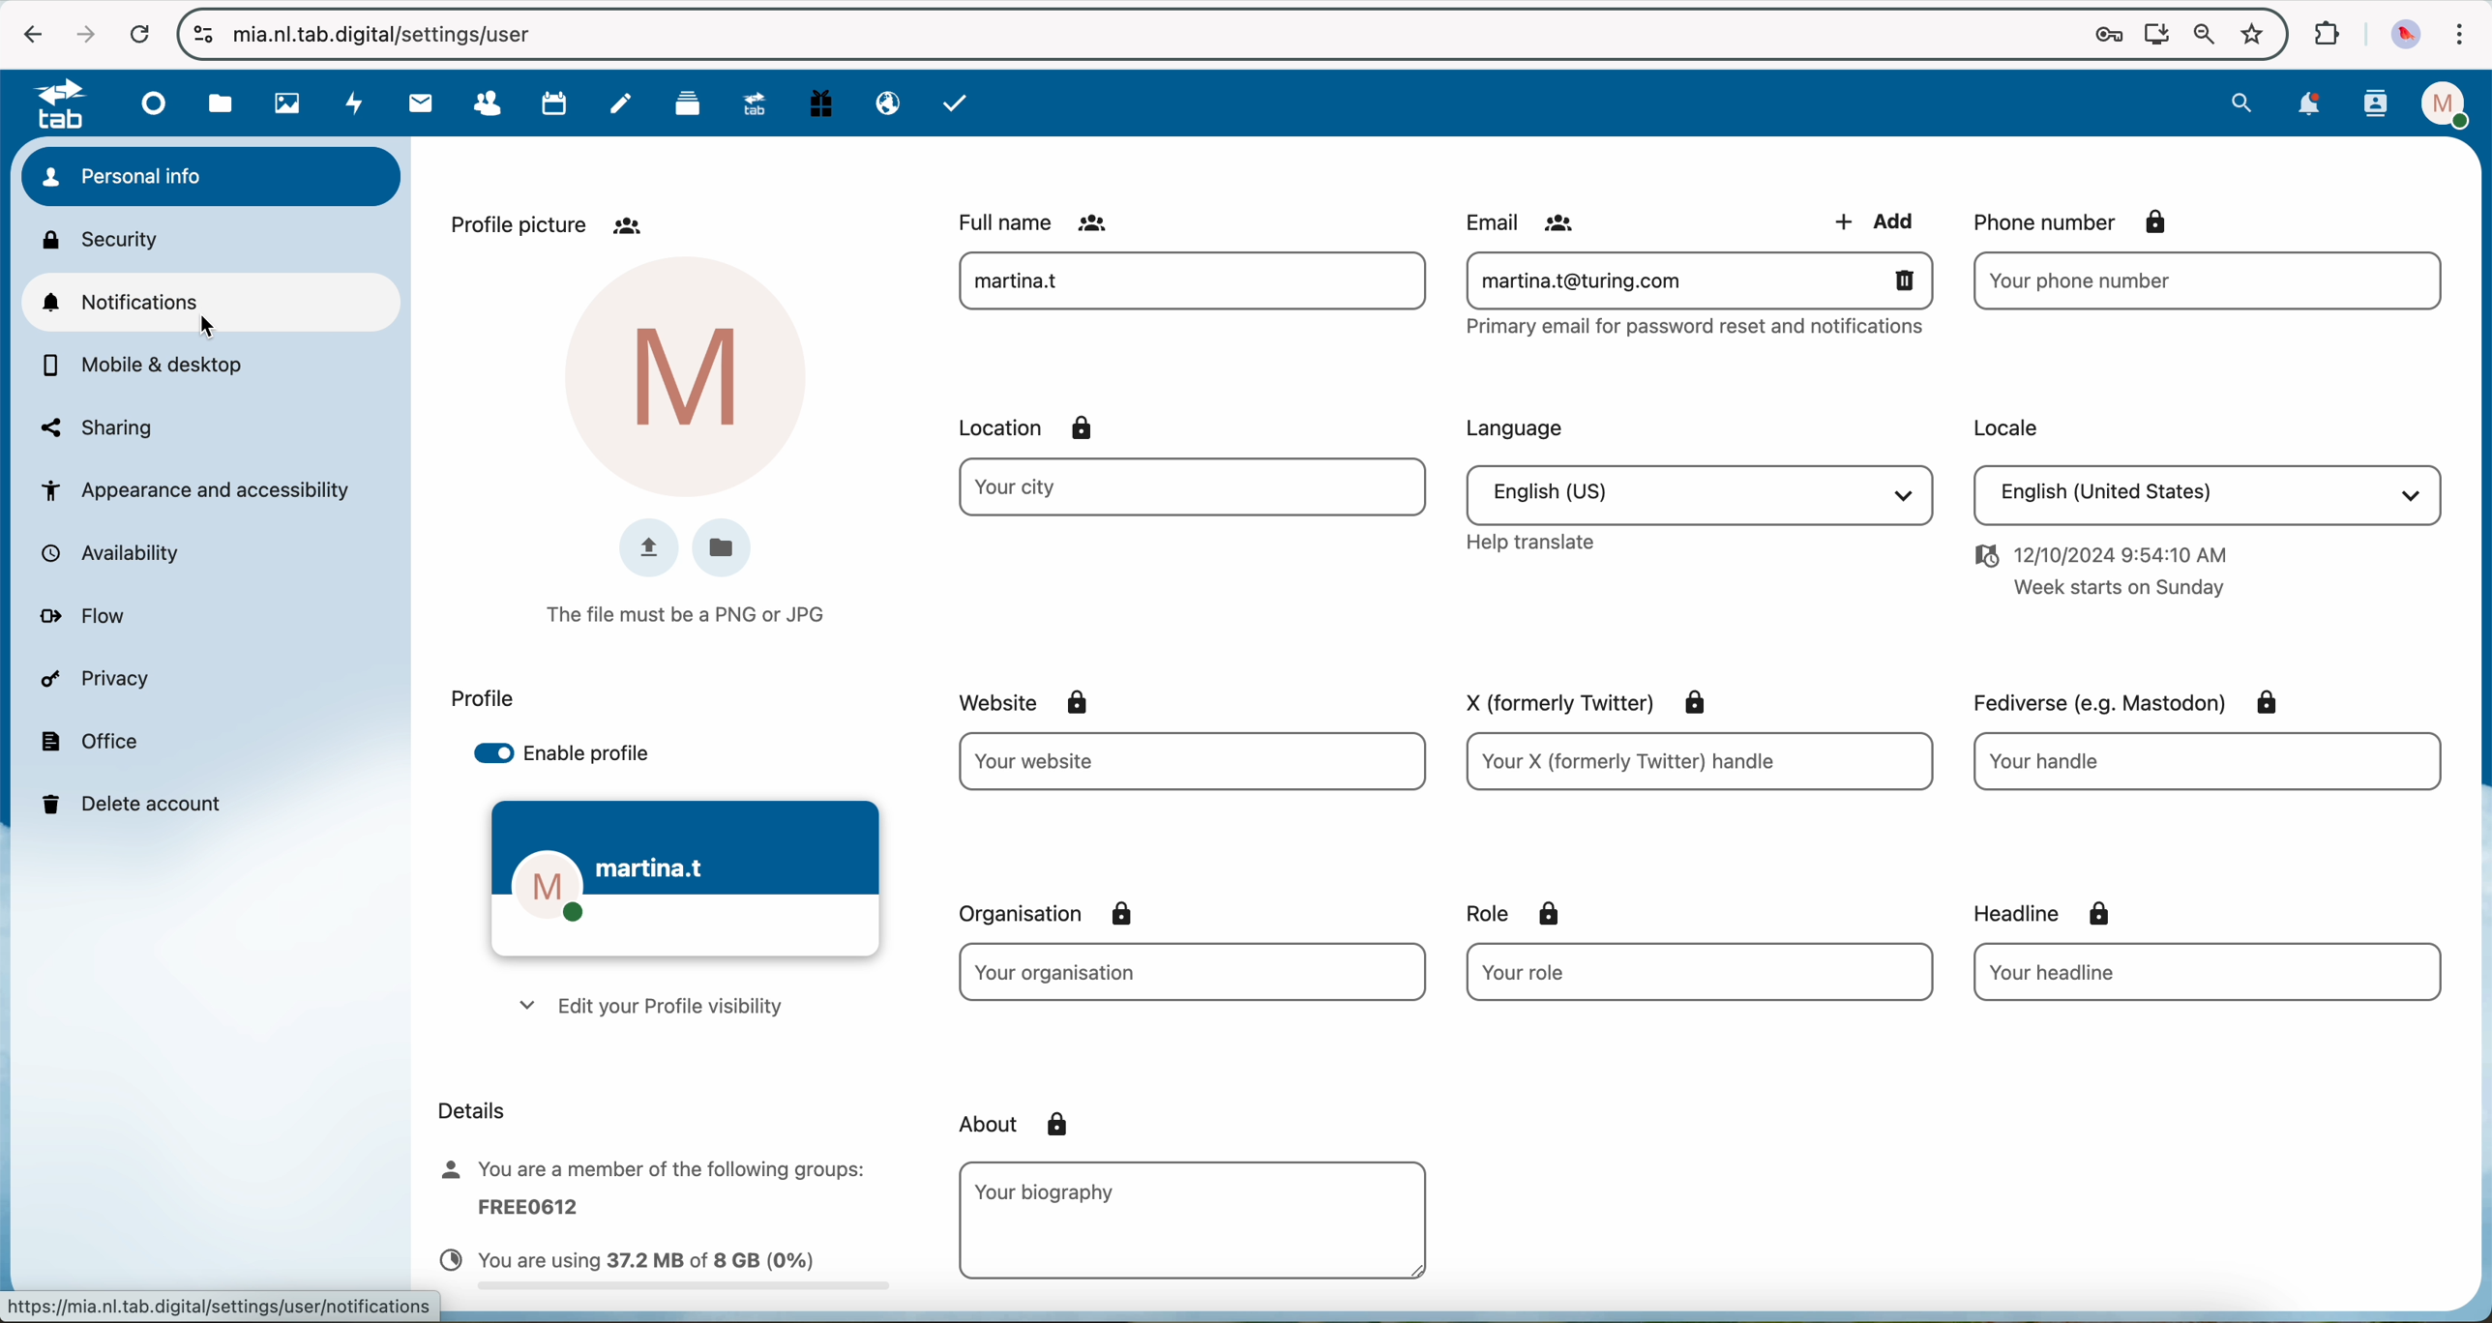 Image resolution: width=2492 pixels, height=1323 pixels. I want to click on search, so click(2244, 103).